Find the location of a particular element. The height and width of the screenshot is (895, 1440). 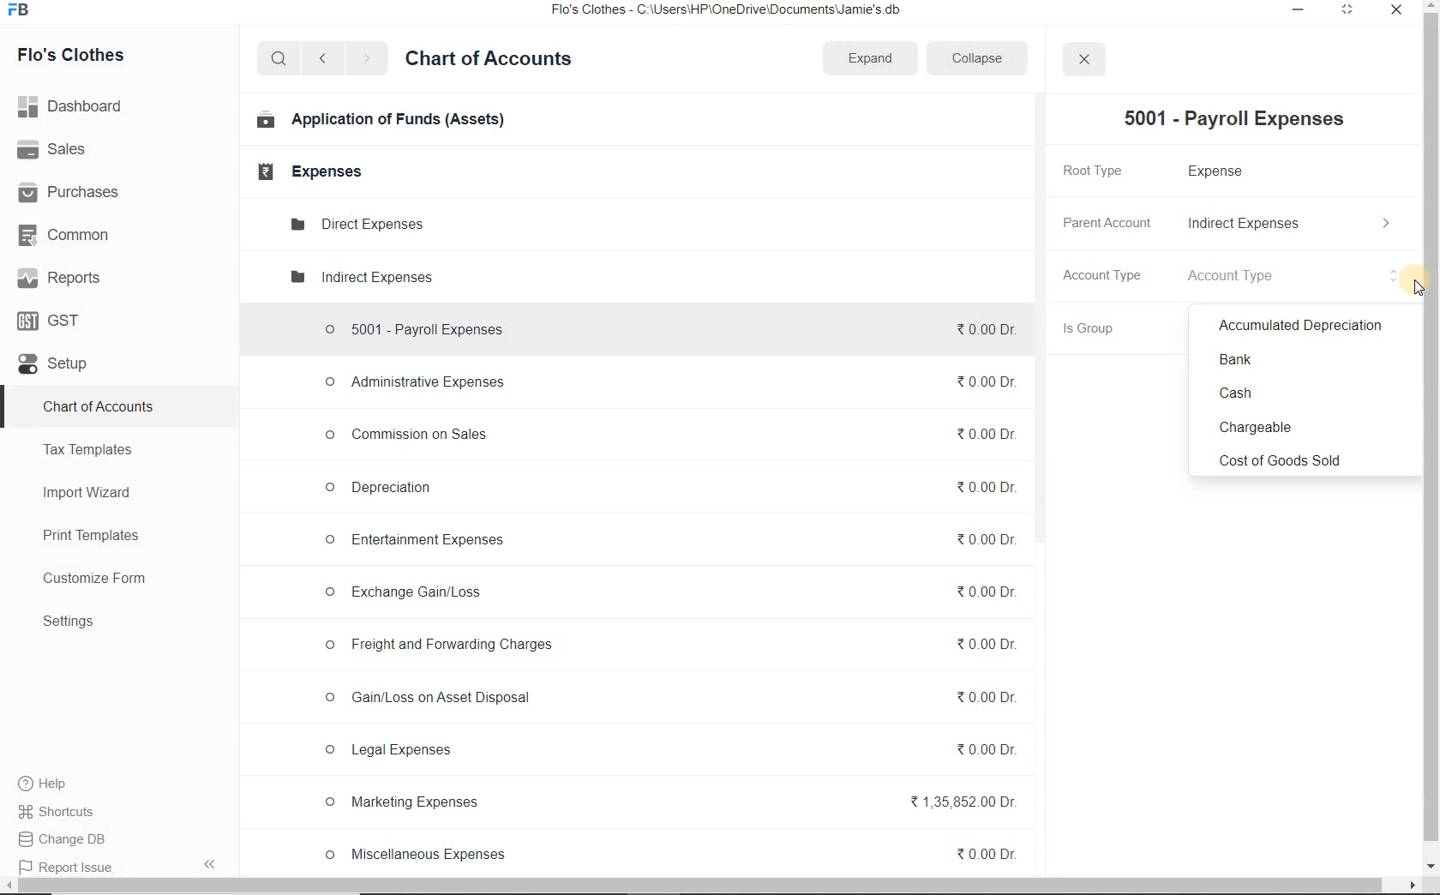

Cash is located at coordinates (1232, 394).